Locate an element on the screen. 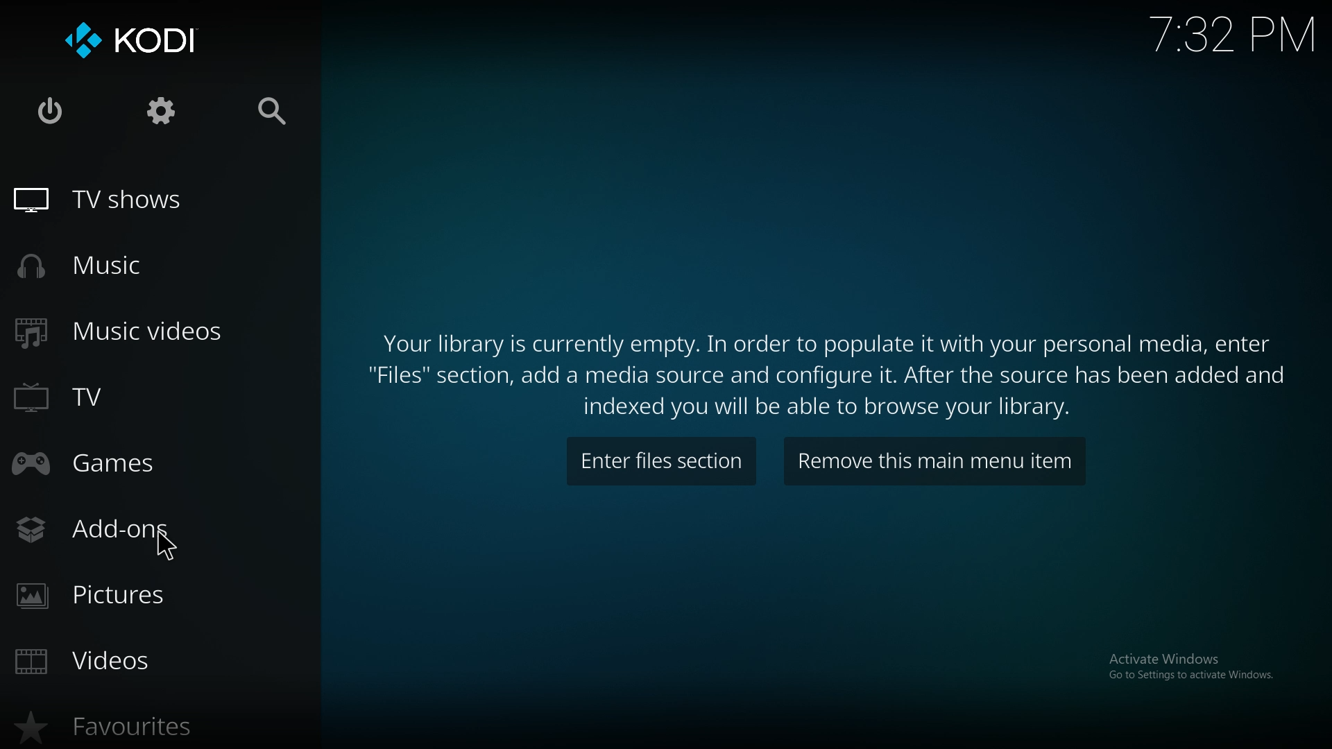 This screenshot has height=749, width=1332. add ons is located at coordinates (129, 526).